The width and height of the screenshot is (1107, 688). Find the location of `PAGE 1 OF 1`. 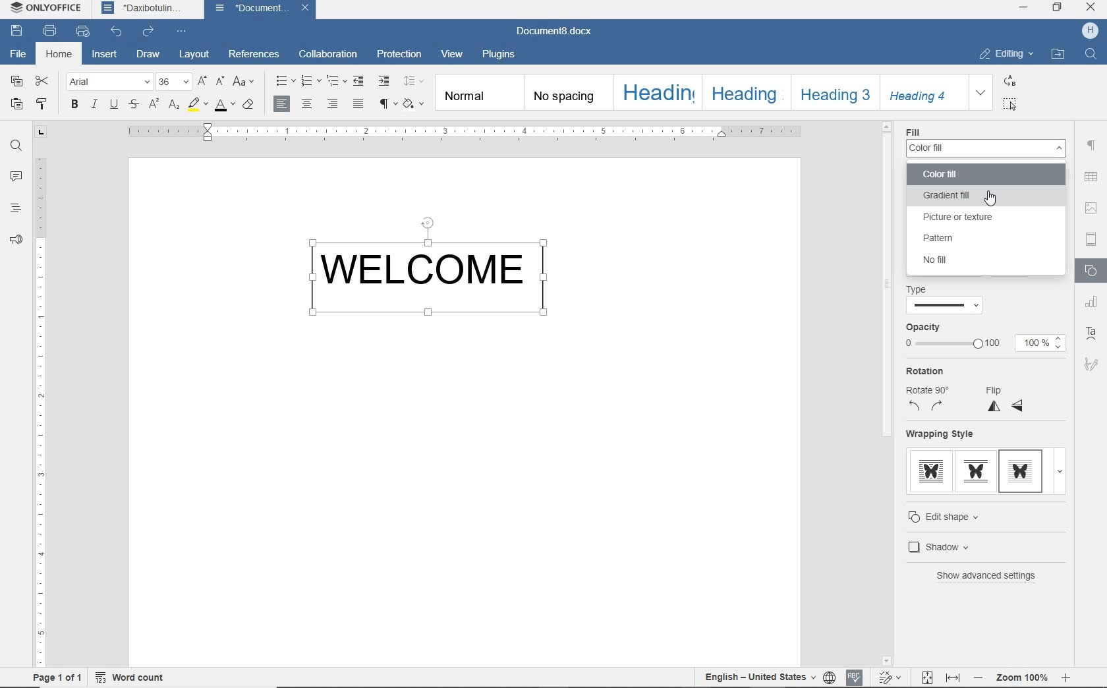

PAGE 1 OF 1 is located at coordinates (57, 677).